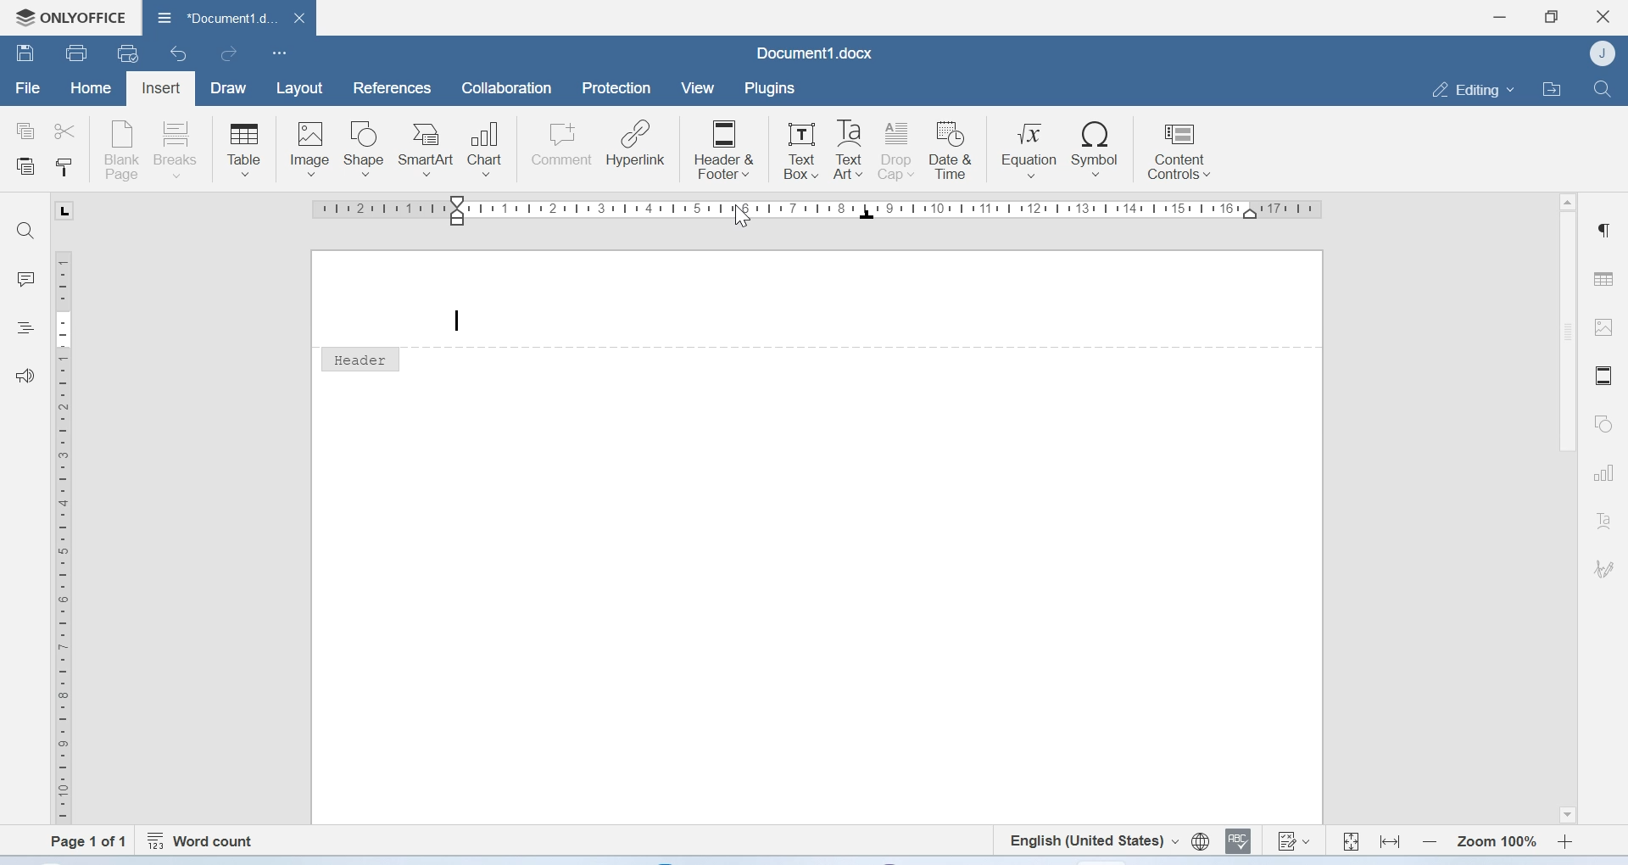  Describe the element at coordinates (1567, 202) in the screenshot. I see `Scroll up` at that location.